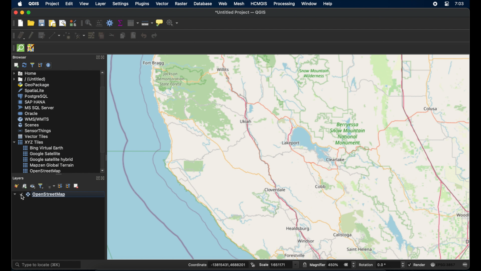  I want to click on refresh, so click(24, 65).